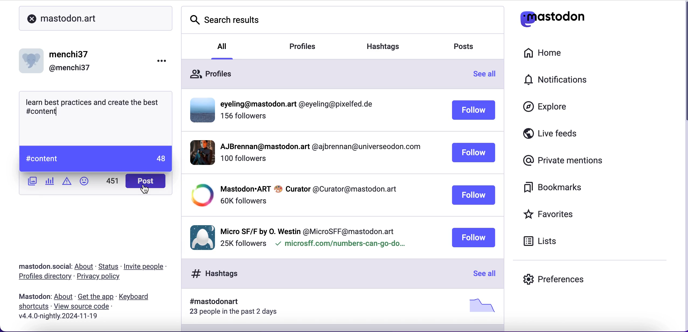  What do you see at coordinates (73, 318) in the screenshot?
I see `2024-11-19` at bounding box center [73, 318].